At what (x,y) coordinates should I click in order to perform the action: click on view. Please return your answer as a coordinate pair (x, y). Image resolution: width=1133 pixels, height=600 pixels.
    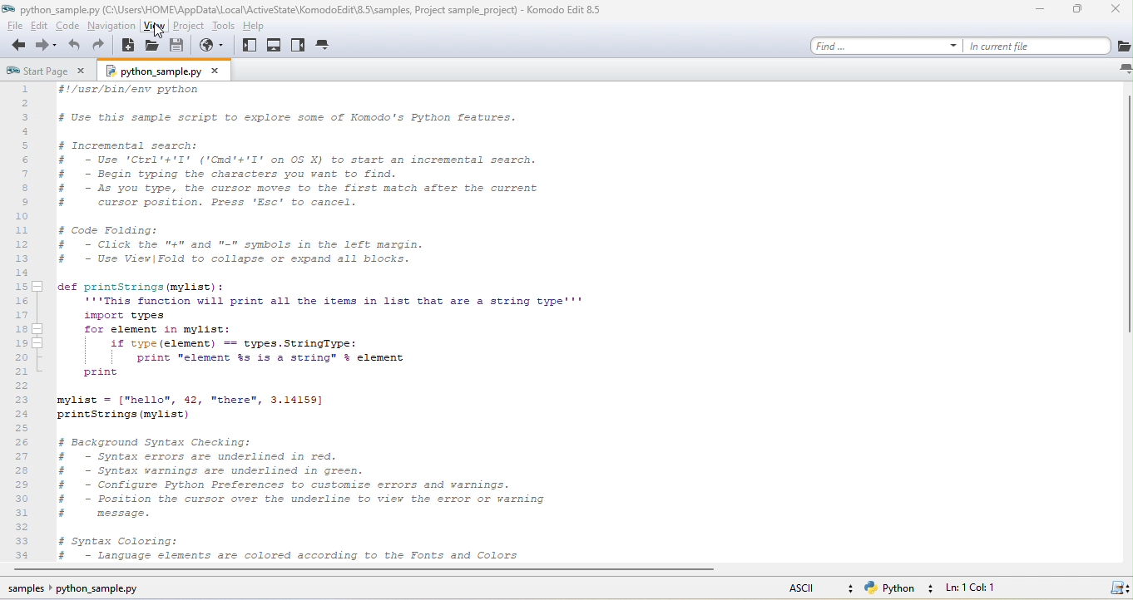
    Looking at the image, I should click on (157, 28).